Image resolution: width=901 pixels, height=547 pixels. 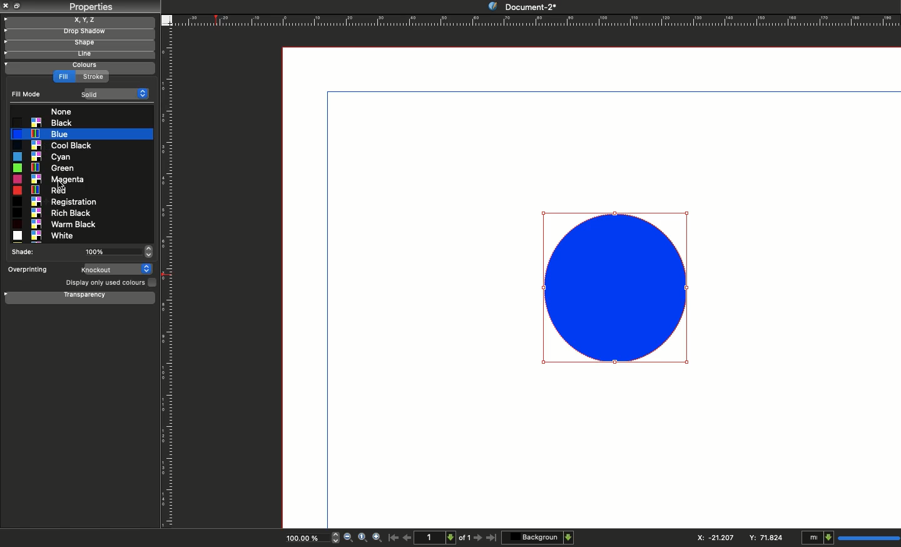 I want to click on Zoom to, so click(x=362, y=537).